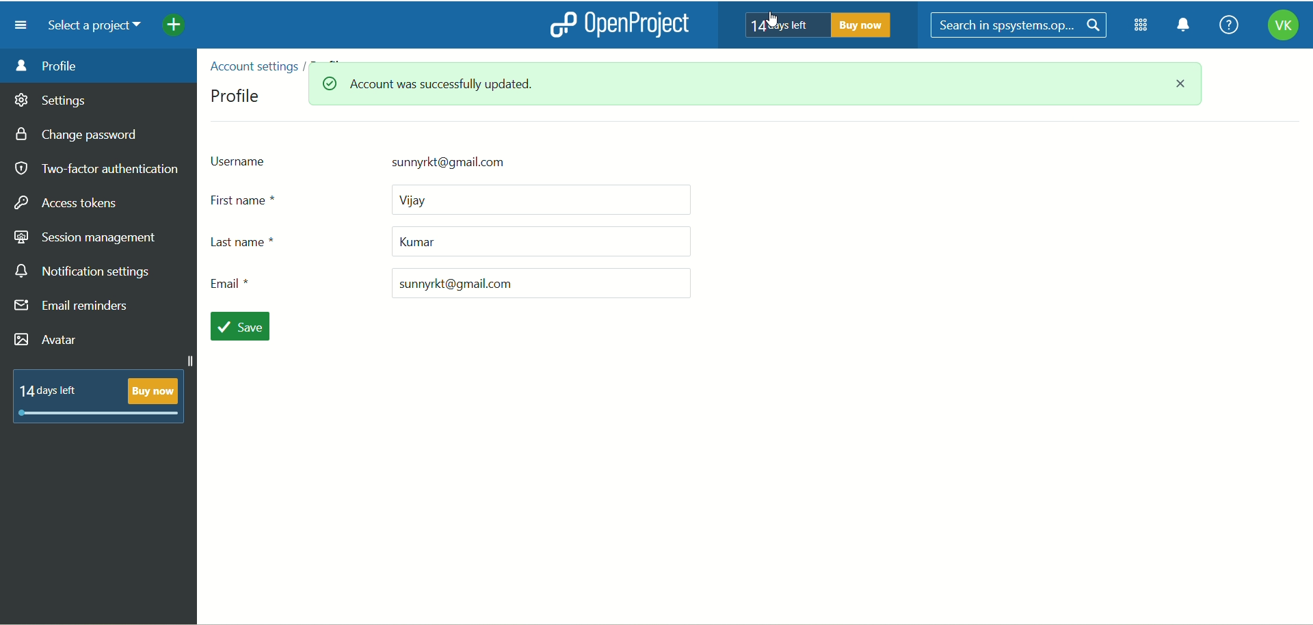 The height and width of the screenshot is (625, 1313). I want to click on text, so click(99, 395).